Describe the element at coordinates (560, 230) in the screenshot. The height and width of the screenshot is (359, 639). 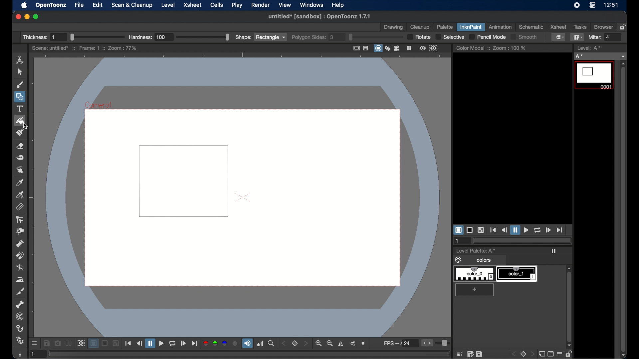
I see `jump to end` at that location.